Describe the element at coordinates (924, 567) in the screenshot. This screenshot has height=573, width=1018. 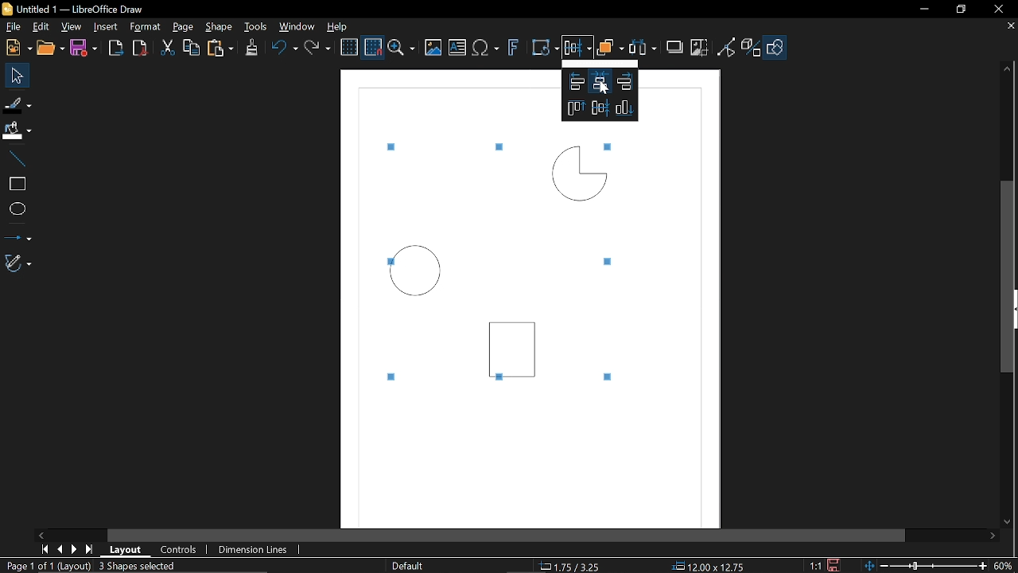
I see `Change zoom` at that location.